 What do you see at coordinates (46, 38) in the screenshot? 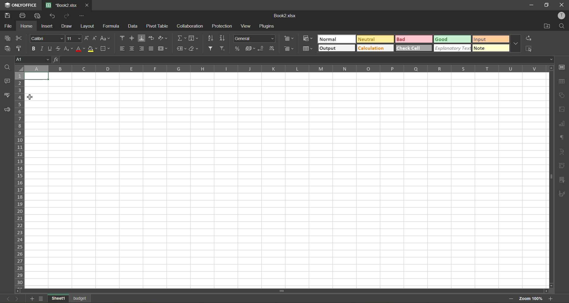
I see `font style` at bounding box center [46, 38].